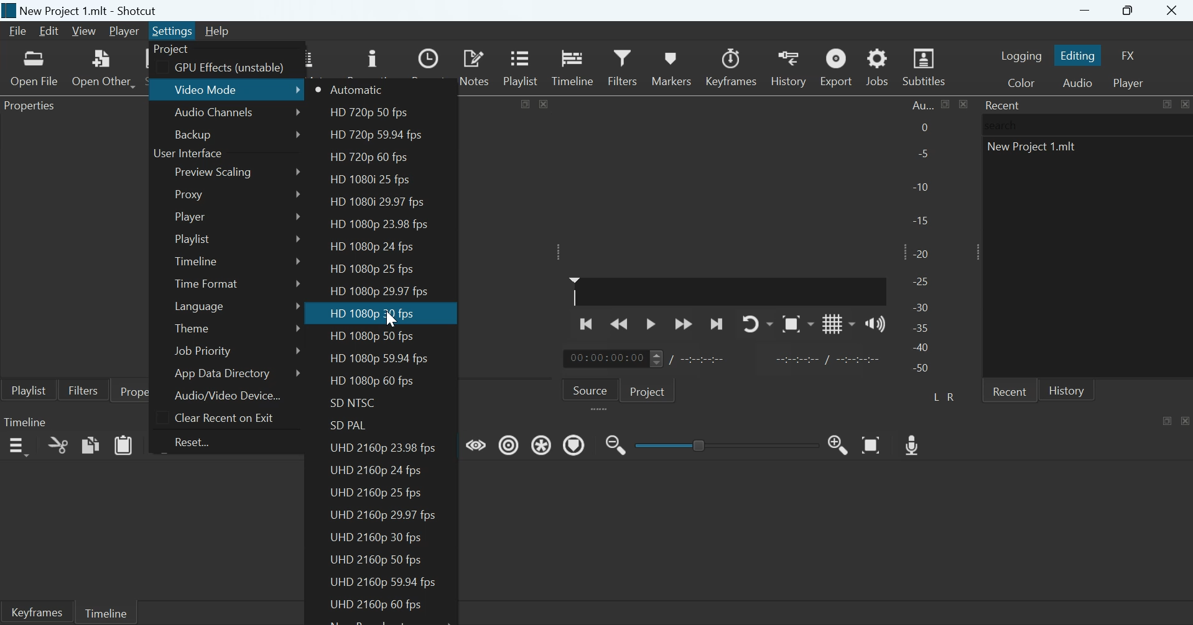  Describe the element at coordinates (574, 444) in the screenshot. I see `Ripple markers` at that location.